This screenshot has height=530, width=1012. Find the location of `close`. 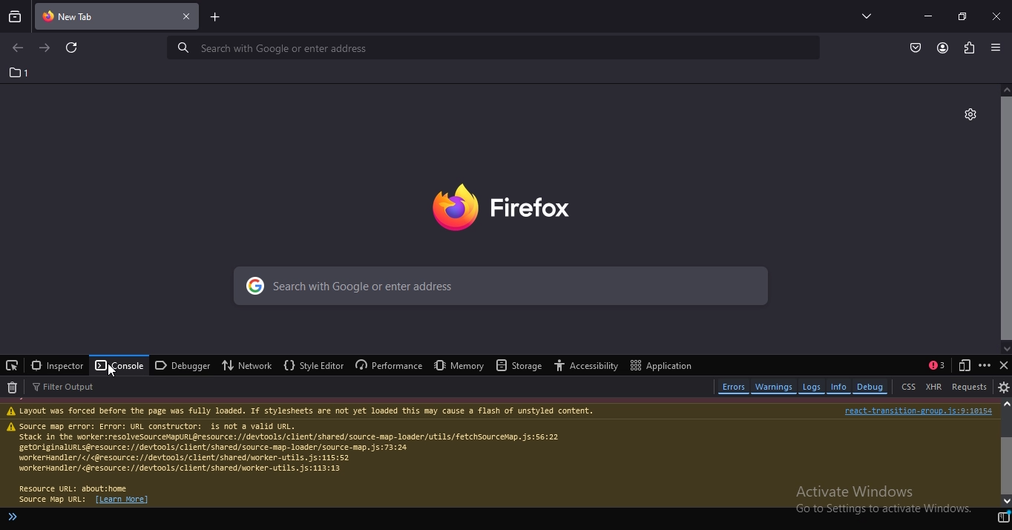

close is located at coordinates (997, 16).